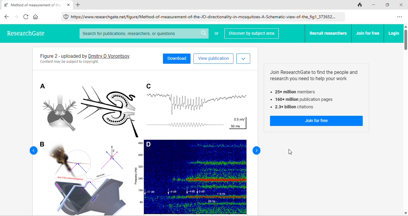 Image resolution: width=408 pixels, height=216 pixels. Describe the element at coordinates (317, 121) in the screenshot. I see `Join for free` at that location.